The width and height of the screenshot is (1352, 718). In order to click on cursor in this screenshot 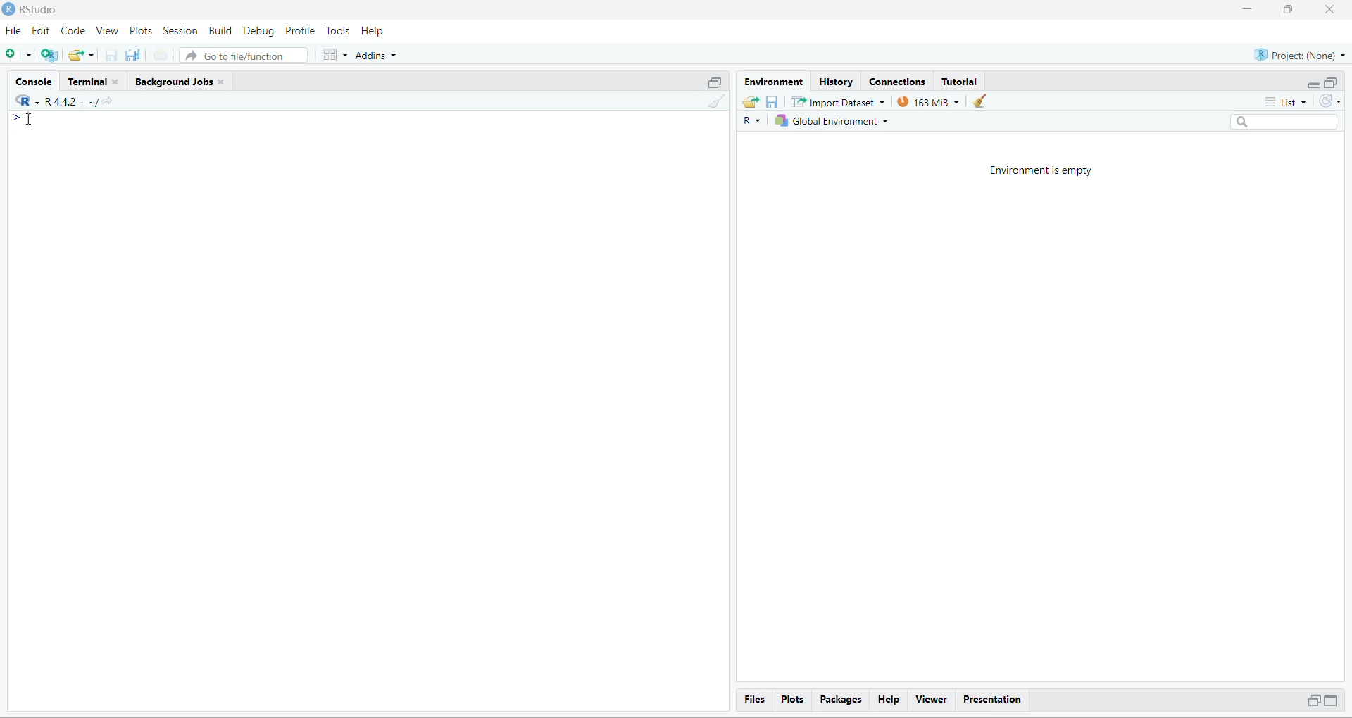, I will do `click(27, 119)`.